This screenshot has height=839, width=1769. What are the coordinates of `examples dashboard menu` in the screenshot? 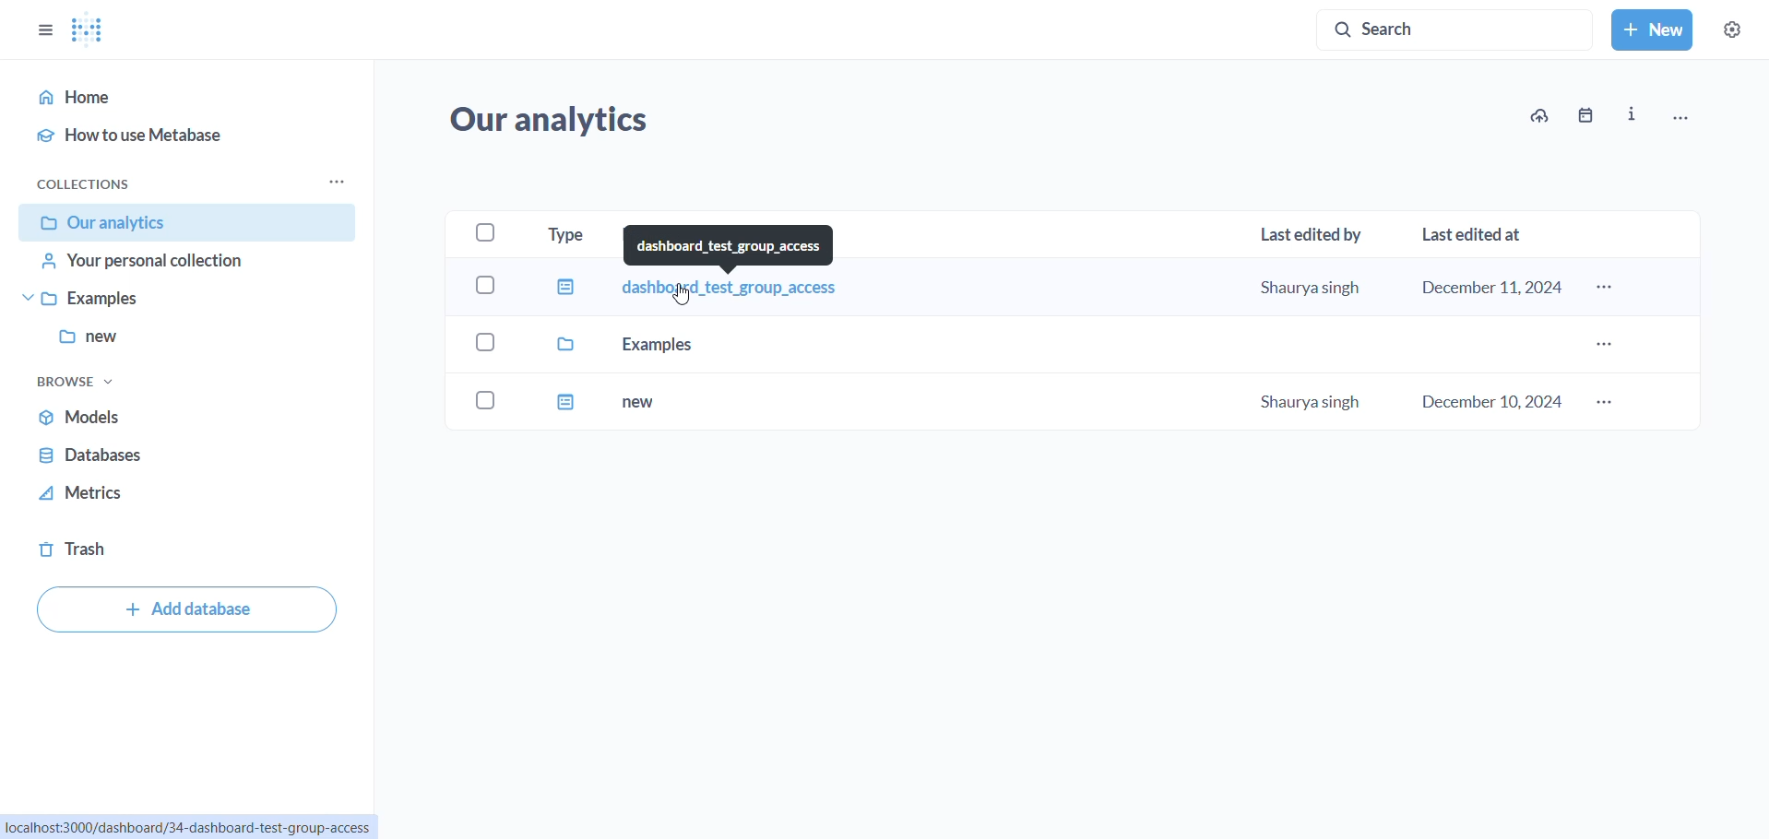 It's located at (1615, 346).